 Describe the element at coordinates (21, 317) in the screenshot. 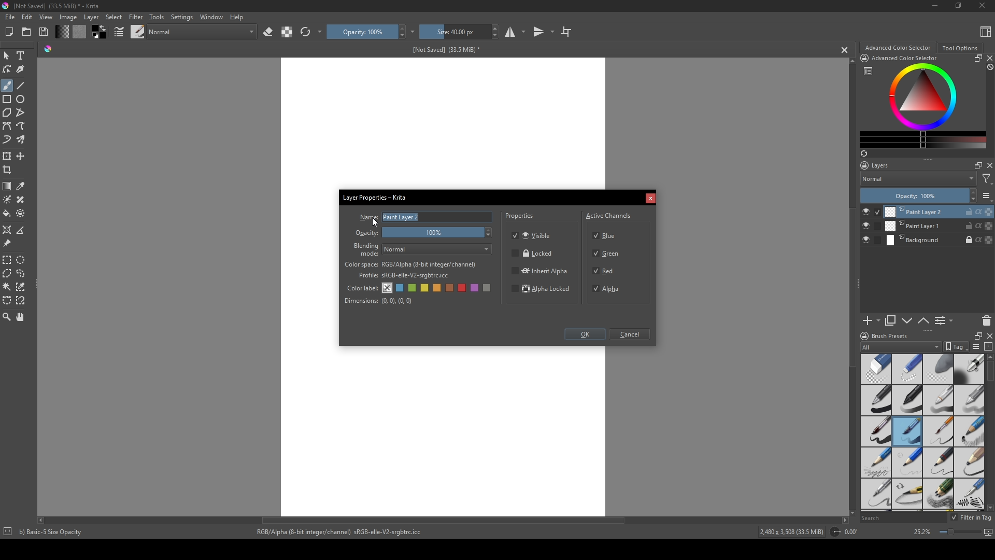

I see `pan` at that location.